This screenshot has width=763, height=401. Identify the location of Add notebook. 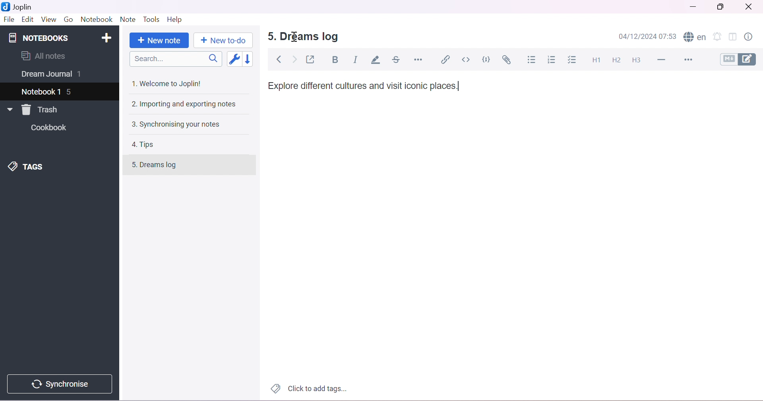
(108, 37).